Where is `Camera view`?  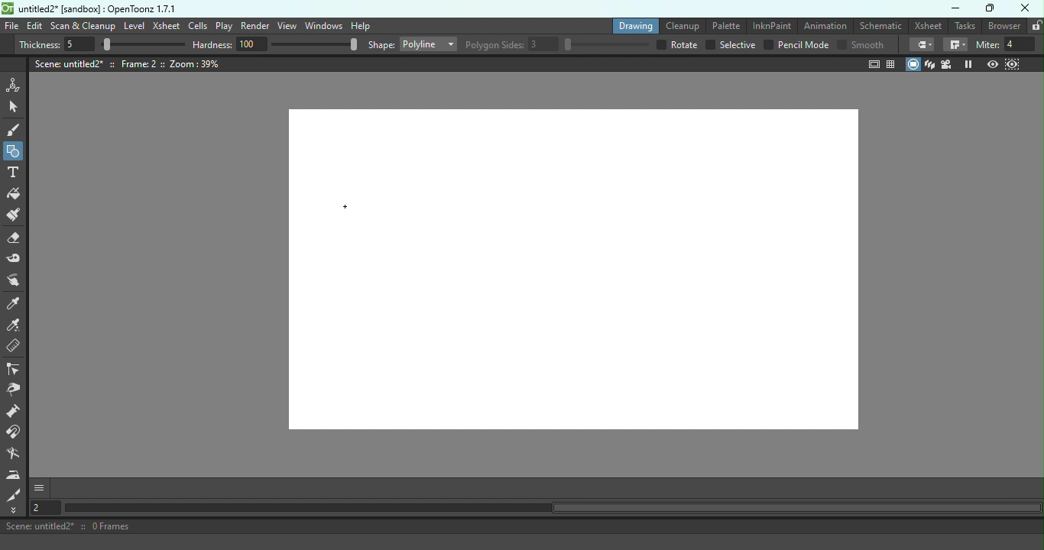 Camera view is located at coordinates (948, 64).